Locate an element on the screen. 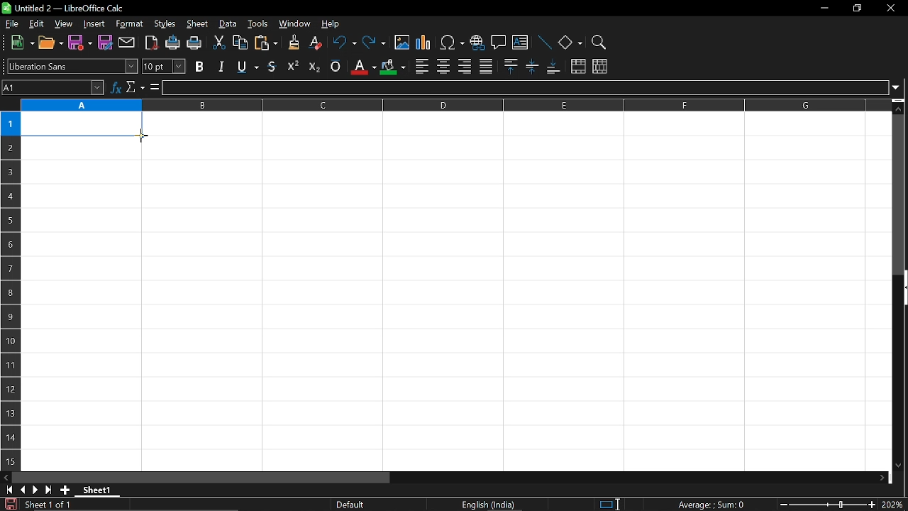 The image size is (908, 511). redo is located at coordinates (375, 43).